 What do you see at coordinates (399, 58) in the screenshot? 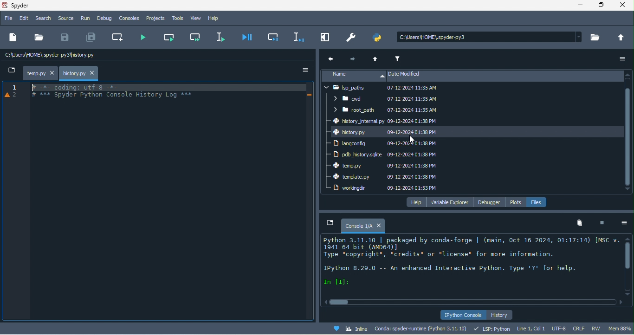
I see `filter` at bounding box center [399, 58].